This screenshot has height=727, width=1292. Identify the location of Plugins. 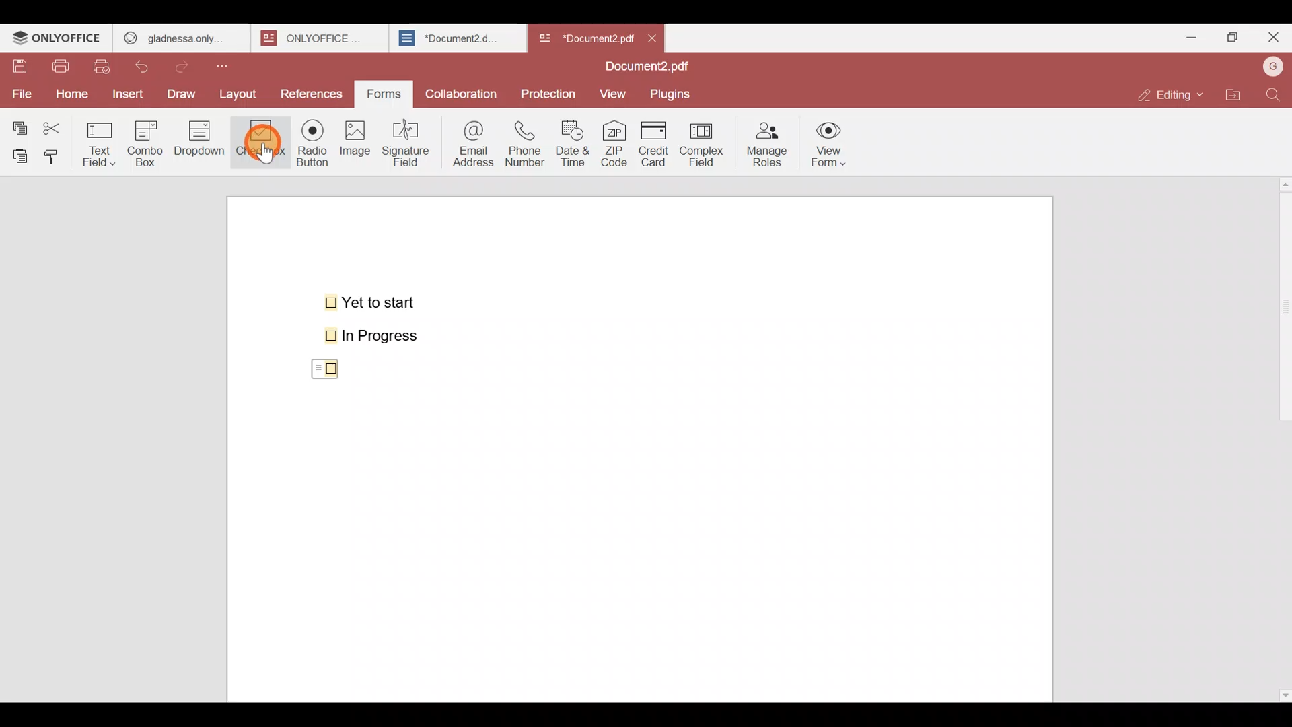
(676, 94).